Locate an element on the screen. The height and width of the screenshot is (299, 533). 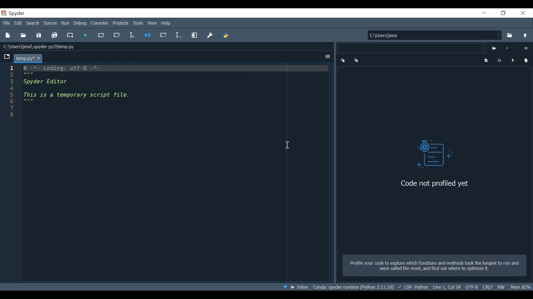
File name is located at coordinates (411, 48).